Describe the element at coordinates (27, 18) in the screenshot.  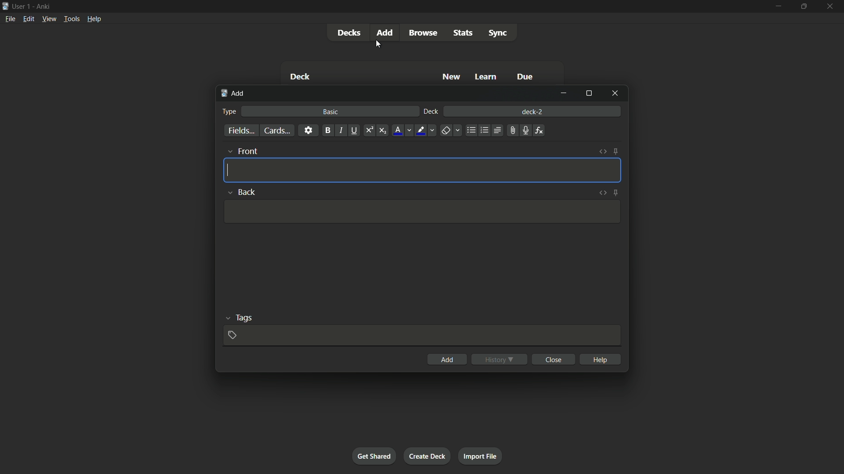
I see `edit menu` at that location.